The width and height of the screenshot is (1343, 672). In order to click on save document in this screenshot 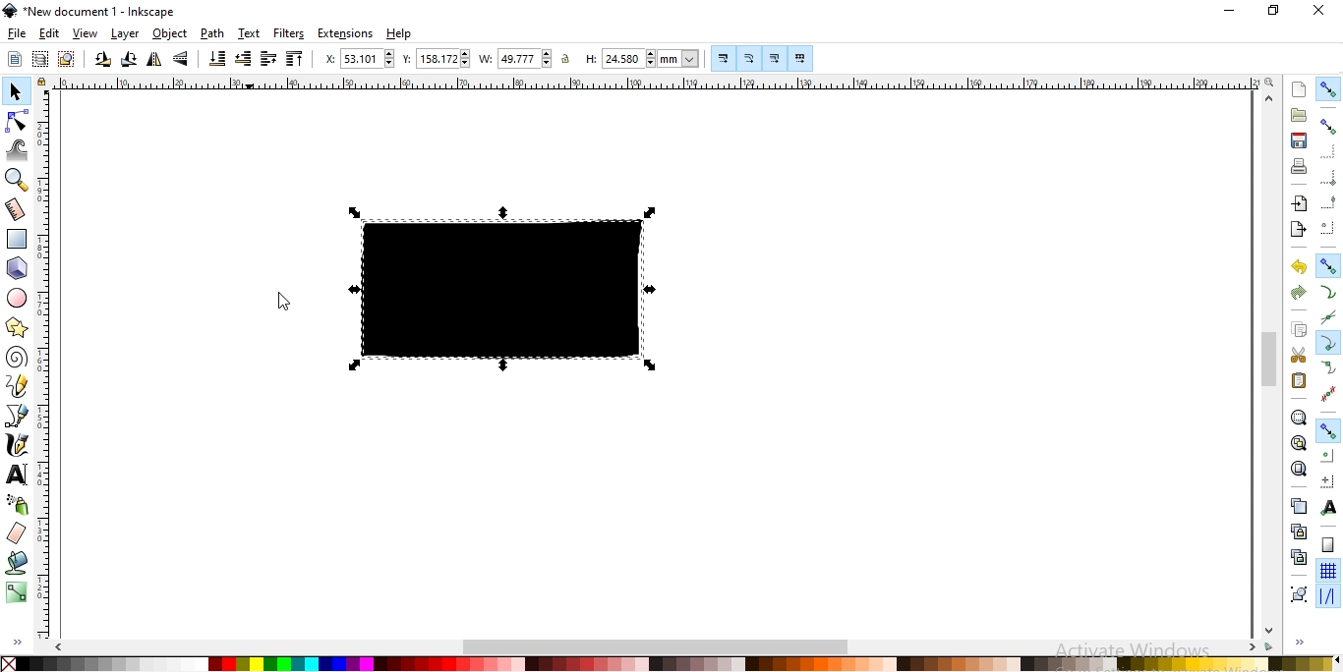, I will do `click(1298, 141)`.